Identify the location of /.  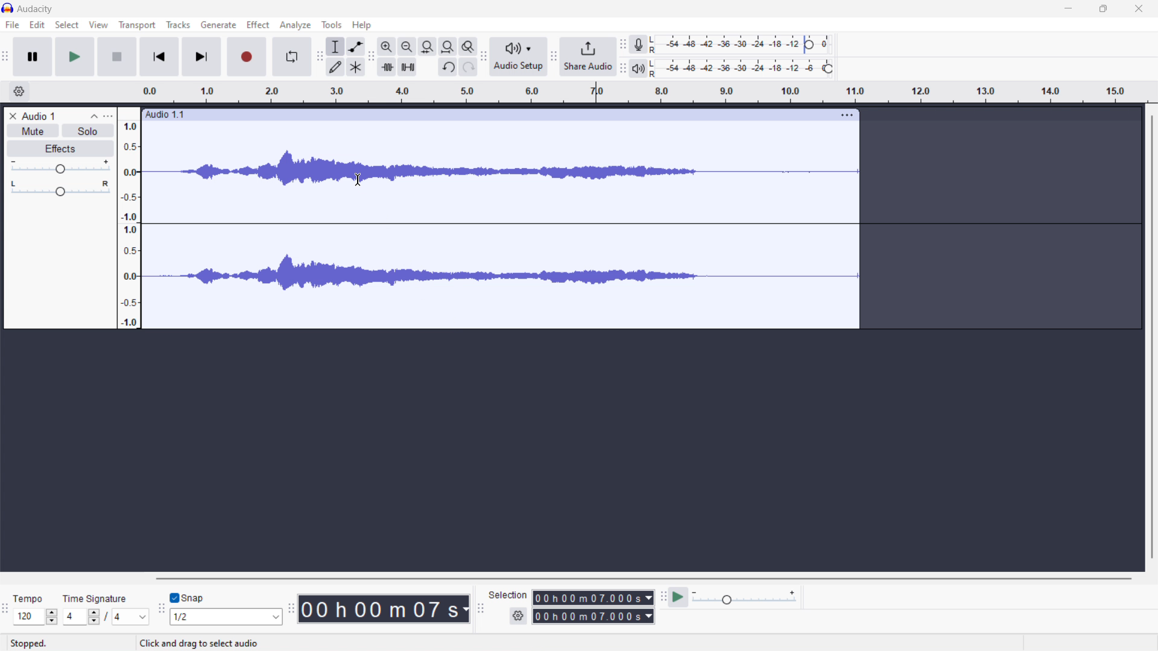
(107, 616).